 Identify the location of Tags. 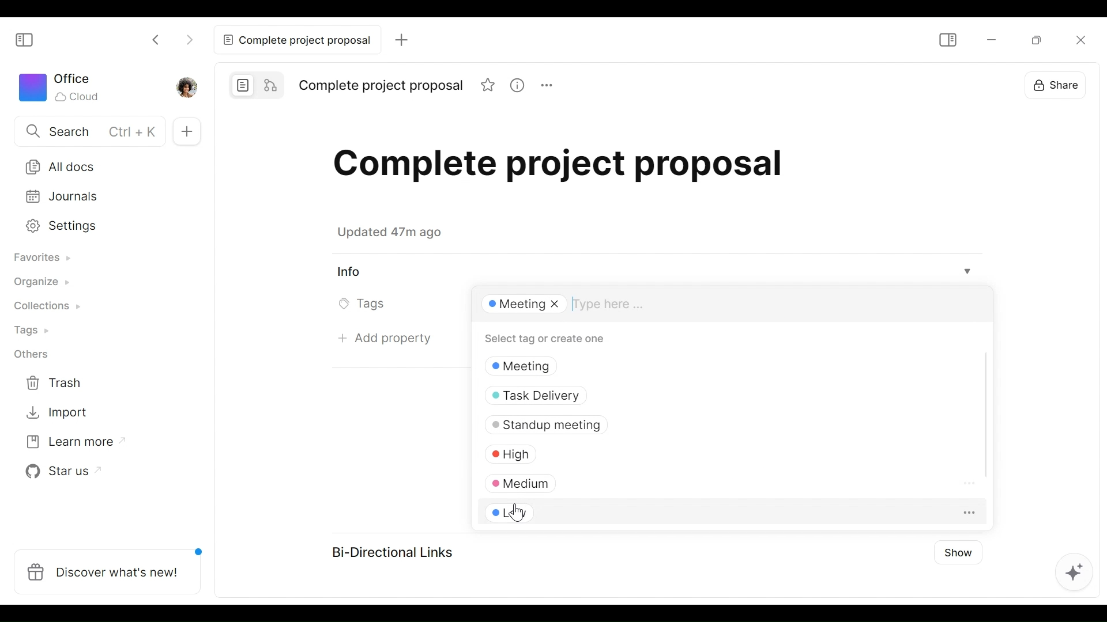
(36, 331).